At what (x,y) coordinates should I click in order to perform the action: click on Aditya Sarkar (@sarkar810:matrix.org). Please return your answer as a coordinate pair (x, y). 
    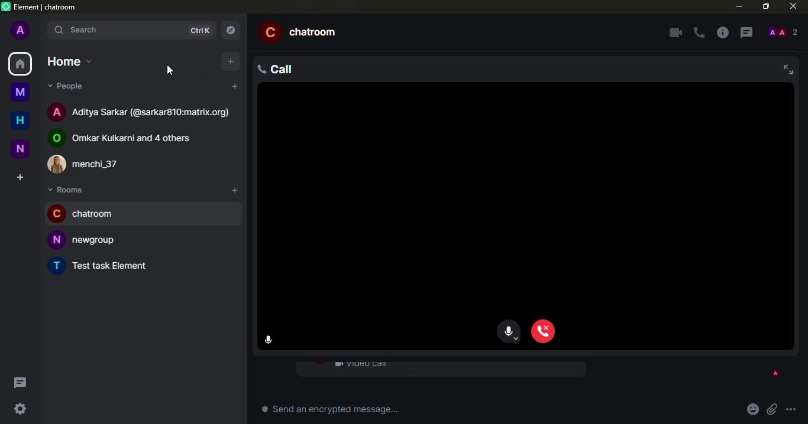
    Looking at the image, I should click on (142, 113).